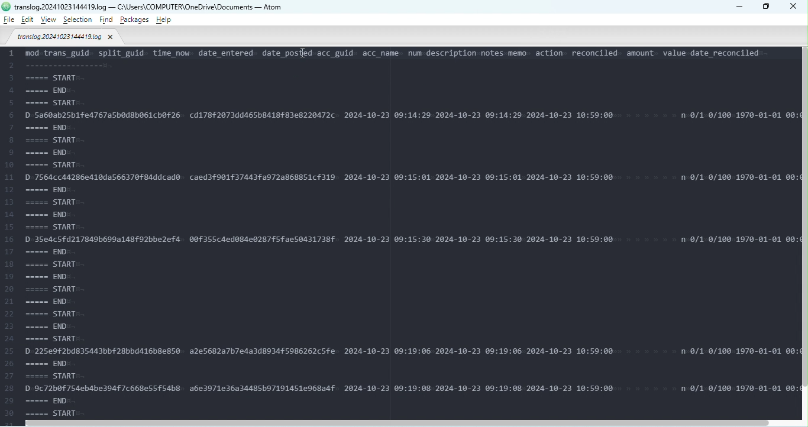 The height and width of the screenshot is (427, 808). What do you see at coordinates (79, 20) in the screenshot?
I see `Selection` at bounding box center [79, 20].